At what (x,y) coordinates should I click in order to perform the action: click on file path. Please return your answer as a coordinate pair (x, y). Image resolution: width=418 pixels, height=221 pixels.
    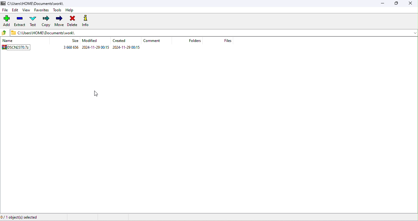
    Looking at the image, I should click on (50, 33).